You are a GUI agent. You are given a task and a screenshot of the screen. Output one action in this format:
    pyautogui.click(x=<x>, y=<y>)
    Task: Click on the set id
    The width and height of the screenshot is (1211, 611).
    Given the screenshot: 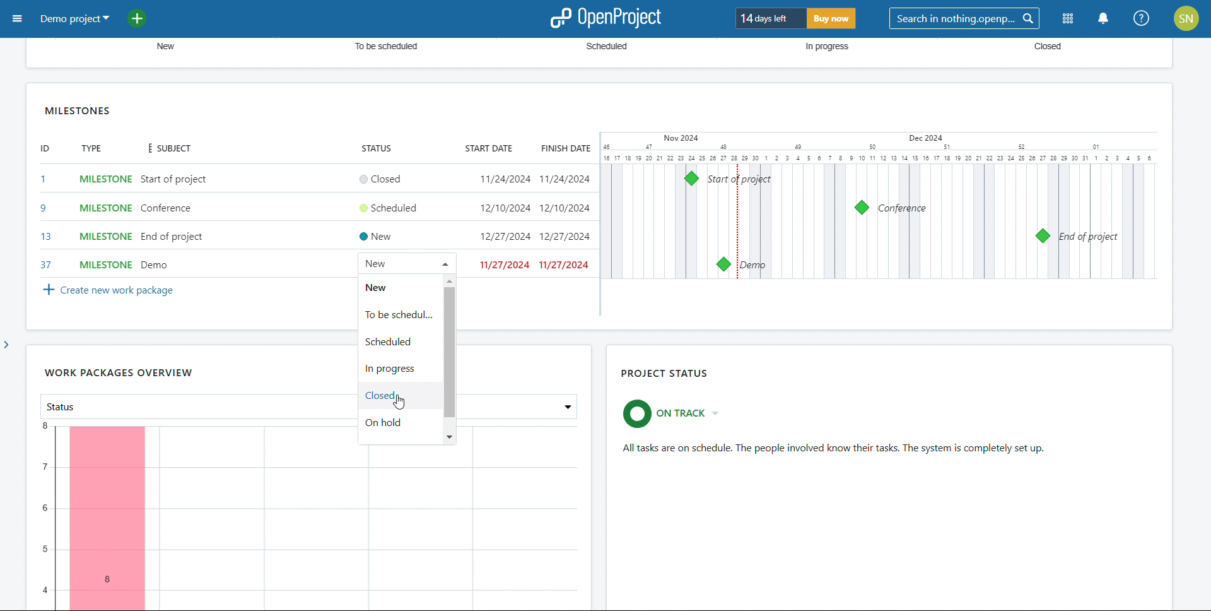 What is the action you would take?
    pyautogui.click(x=45, y=222)
    